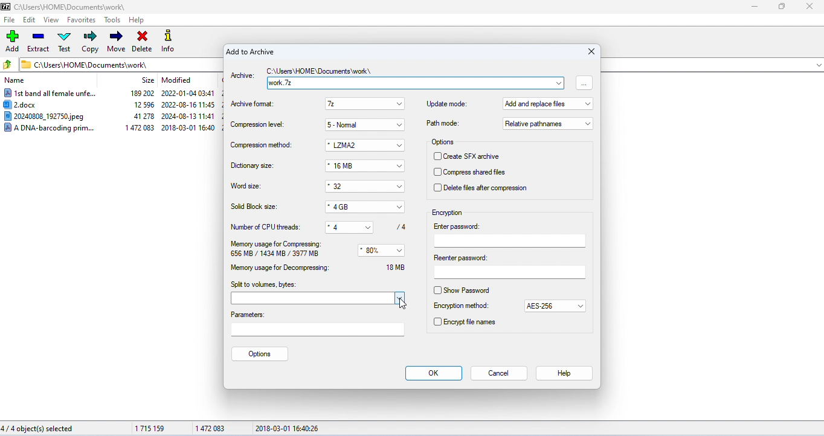  What do you see at coordinates (263, 284) in the screenshot?
I see `split to volumes. bytes: ` at bounding box center [263, 284].